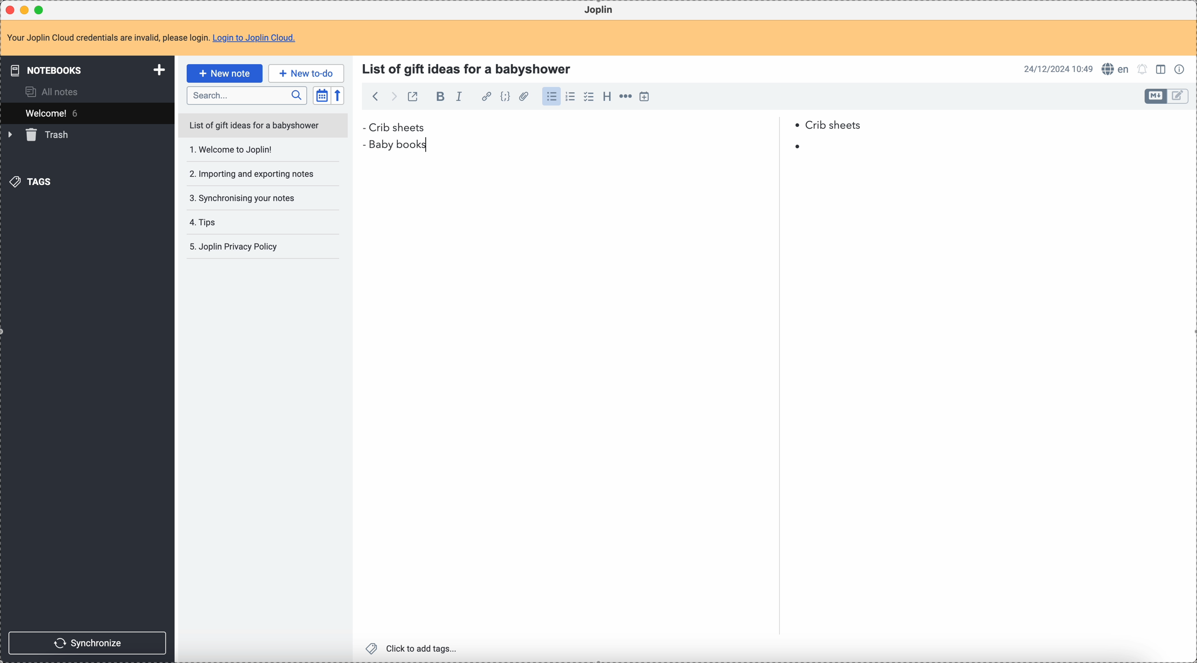 Image resolution: width=1197 pixels, height=663 pixels. I want to click on synchronize, so click(89, 642).